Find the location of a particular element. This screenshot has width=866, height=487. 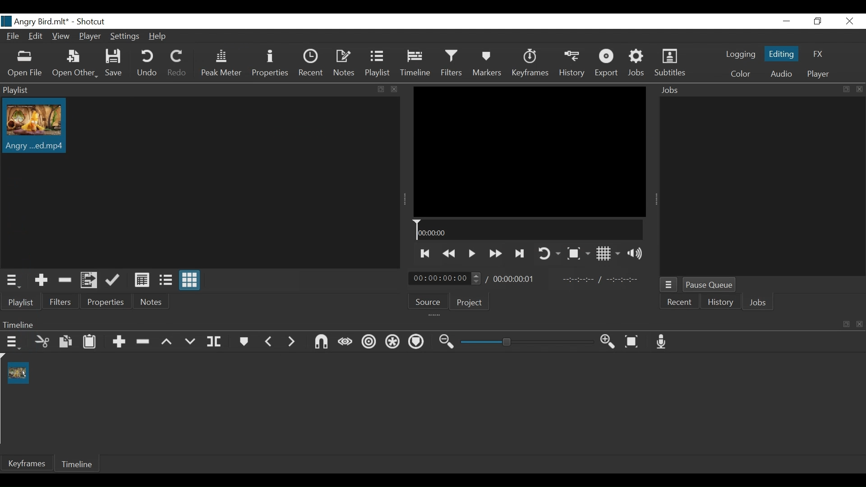

Zoom timeline fit is located at coordinates (631, 341).